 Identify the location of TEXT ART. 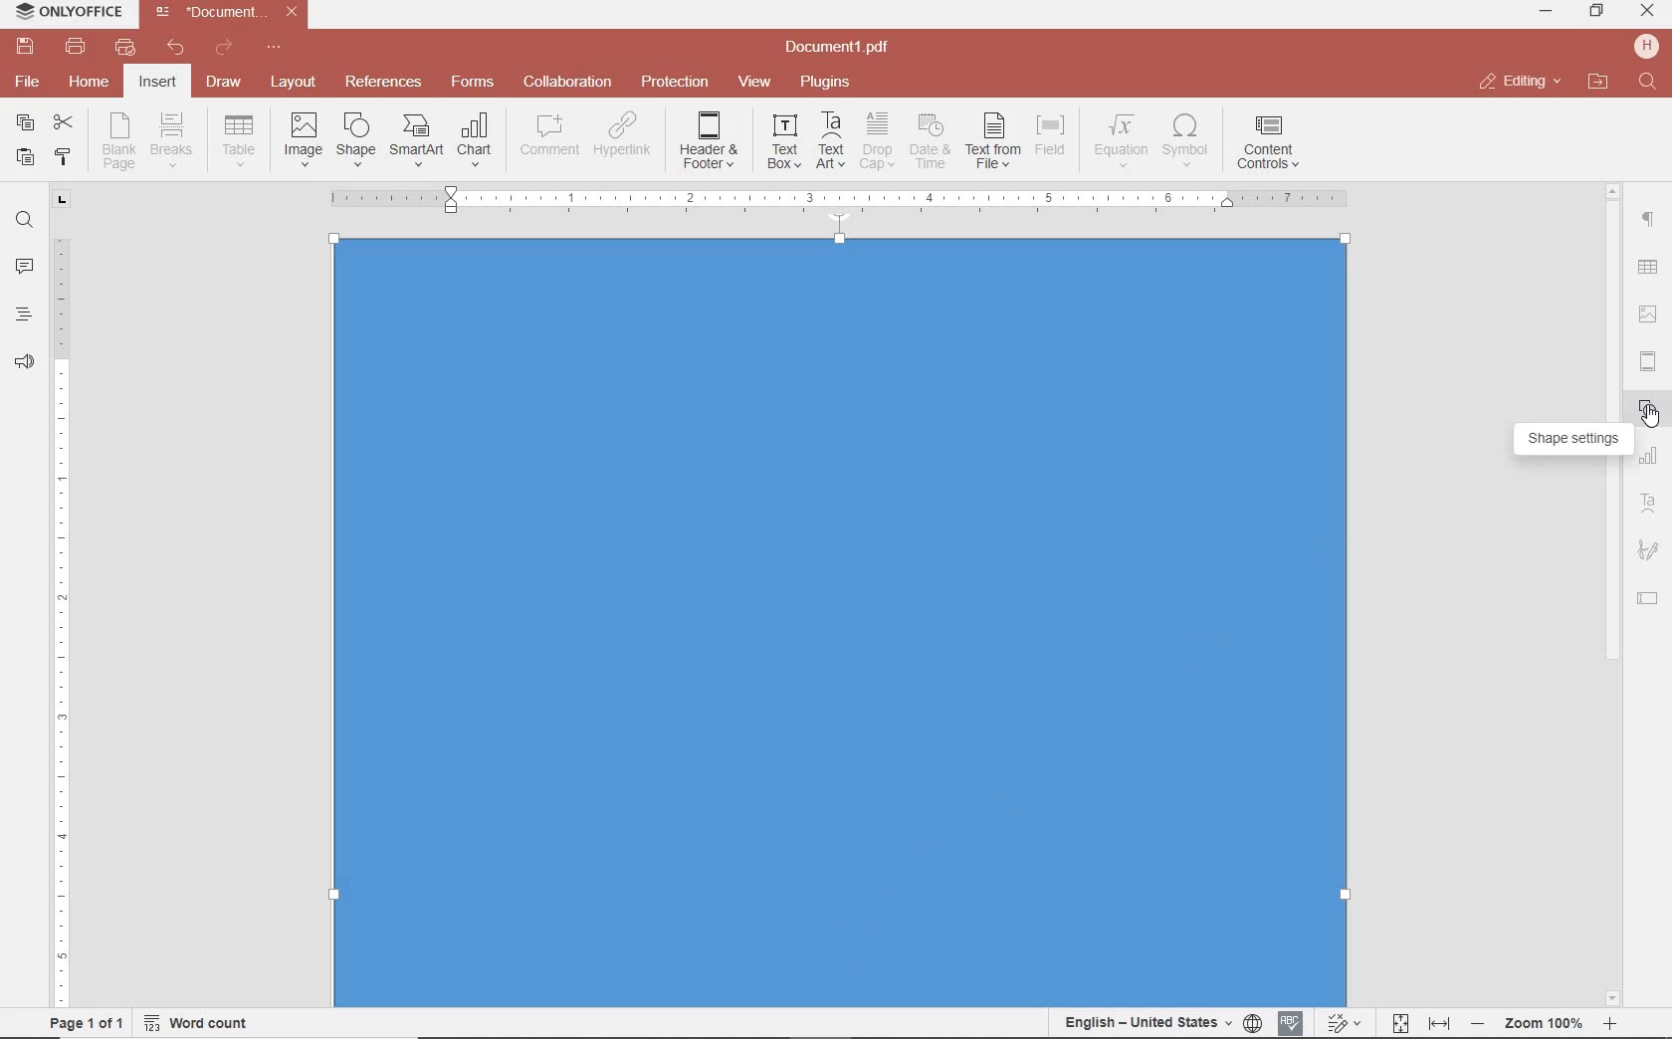
(1649, 506).